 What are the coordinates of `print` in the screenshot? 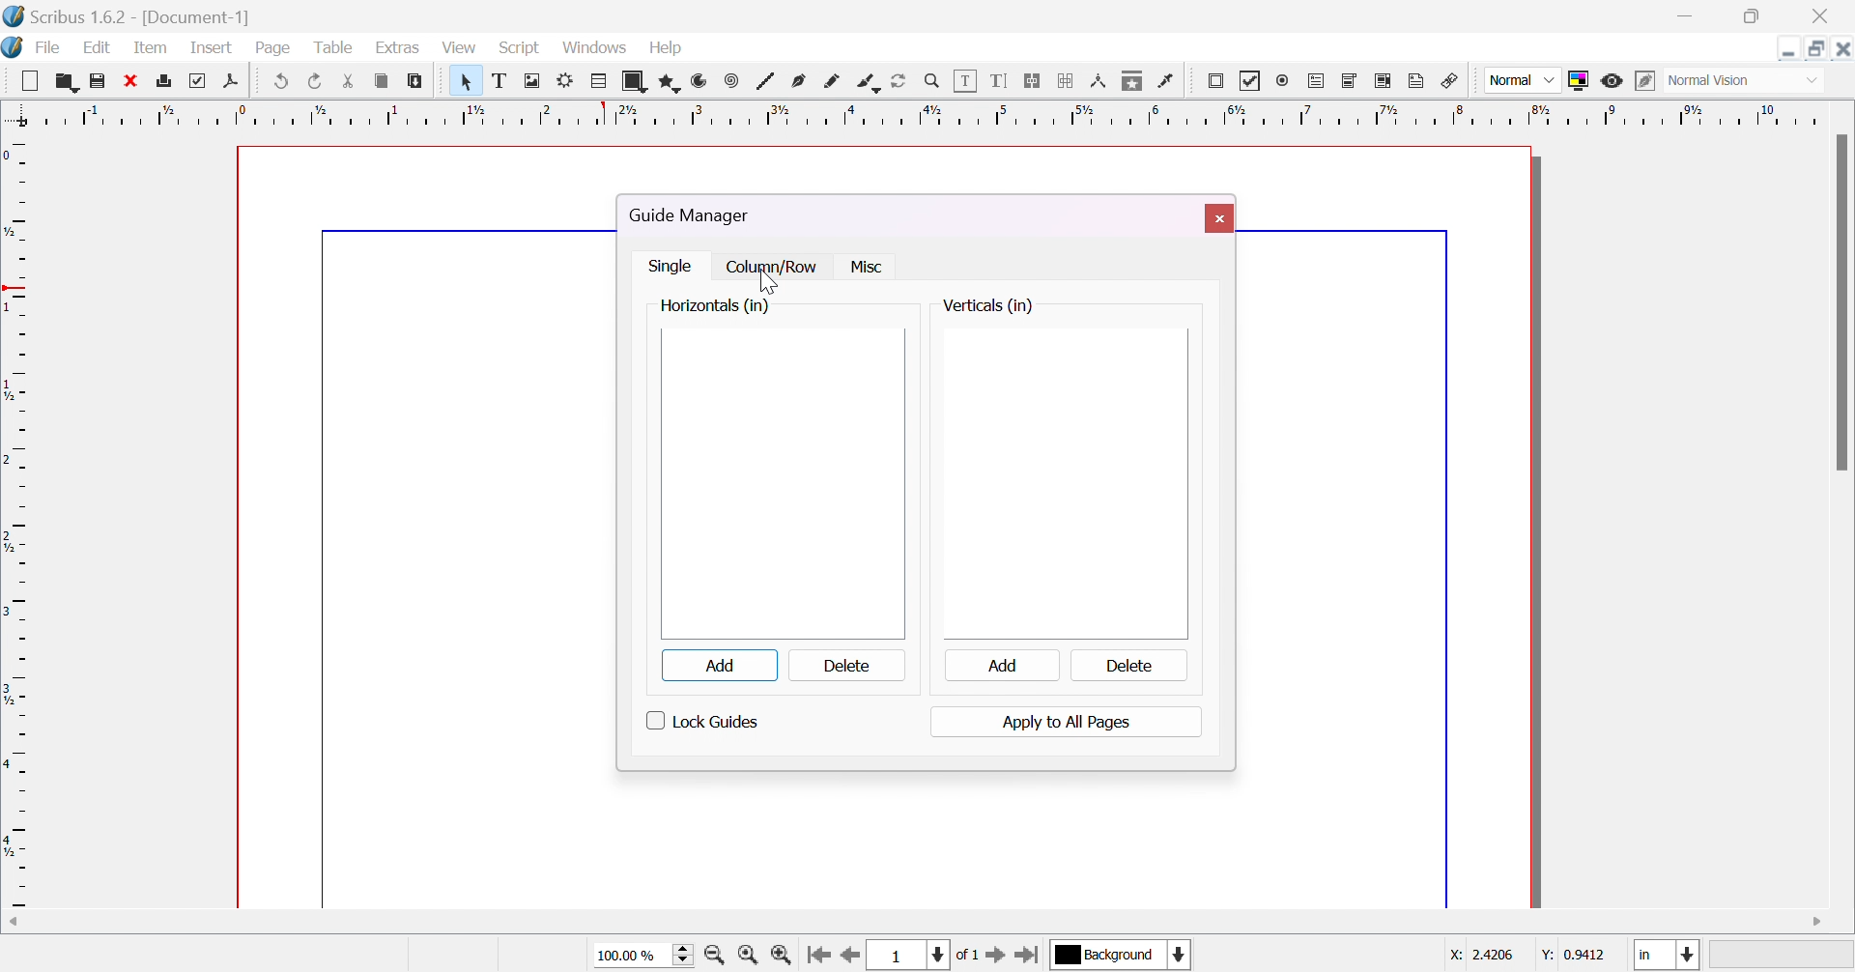 It's located at (169, 80).